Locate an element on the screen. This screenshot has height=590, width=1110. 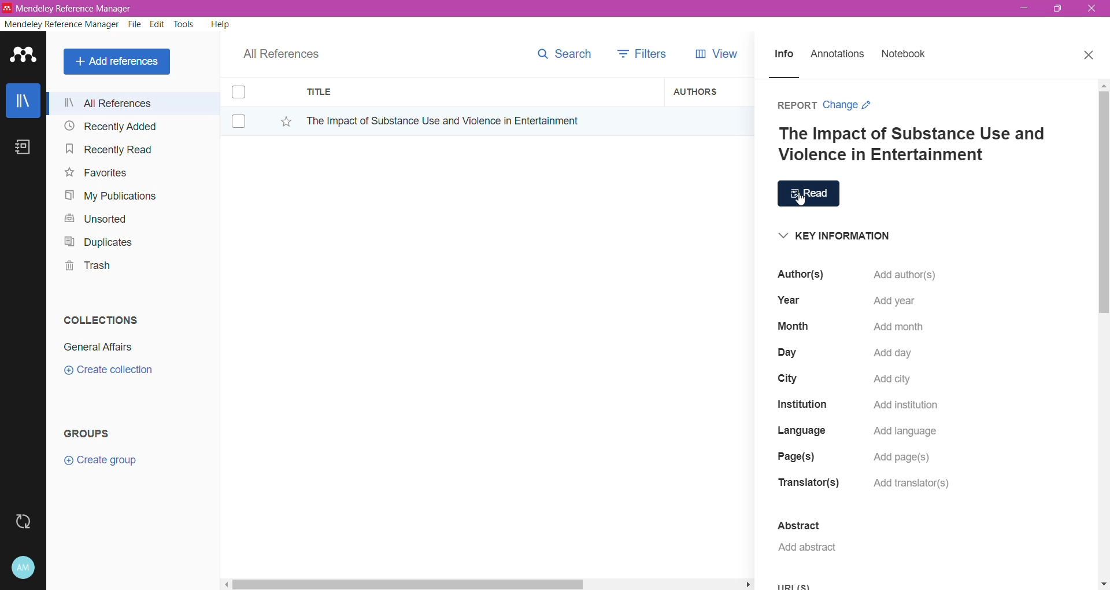
Click to Add year is located at coordinates (900, 300).